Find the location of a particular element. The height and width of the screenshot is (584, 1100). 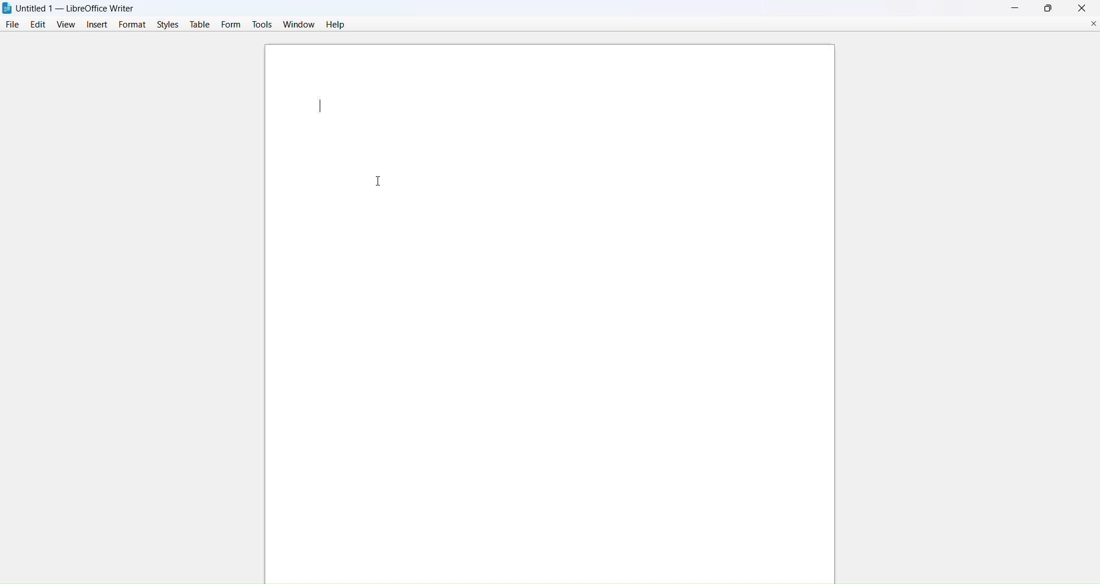

form is located at coordinates (232, 24).